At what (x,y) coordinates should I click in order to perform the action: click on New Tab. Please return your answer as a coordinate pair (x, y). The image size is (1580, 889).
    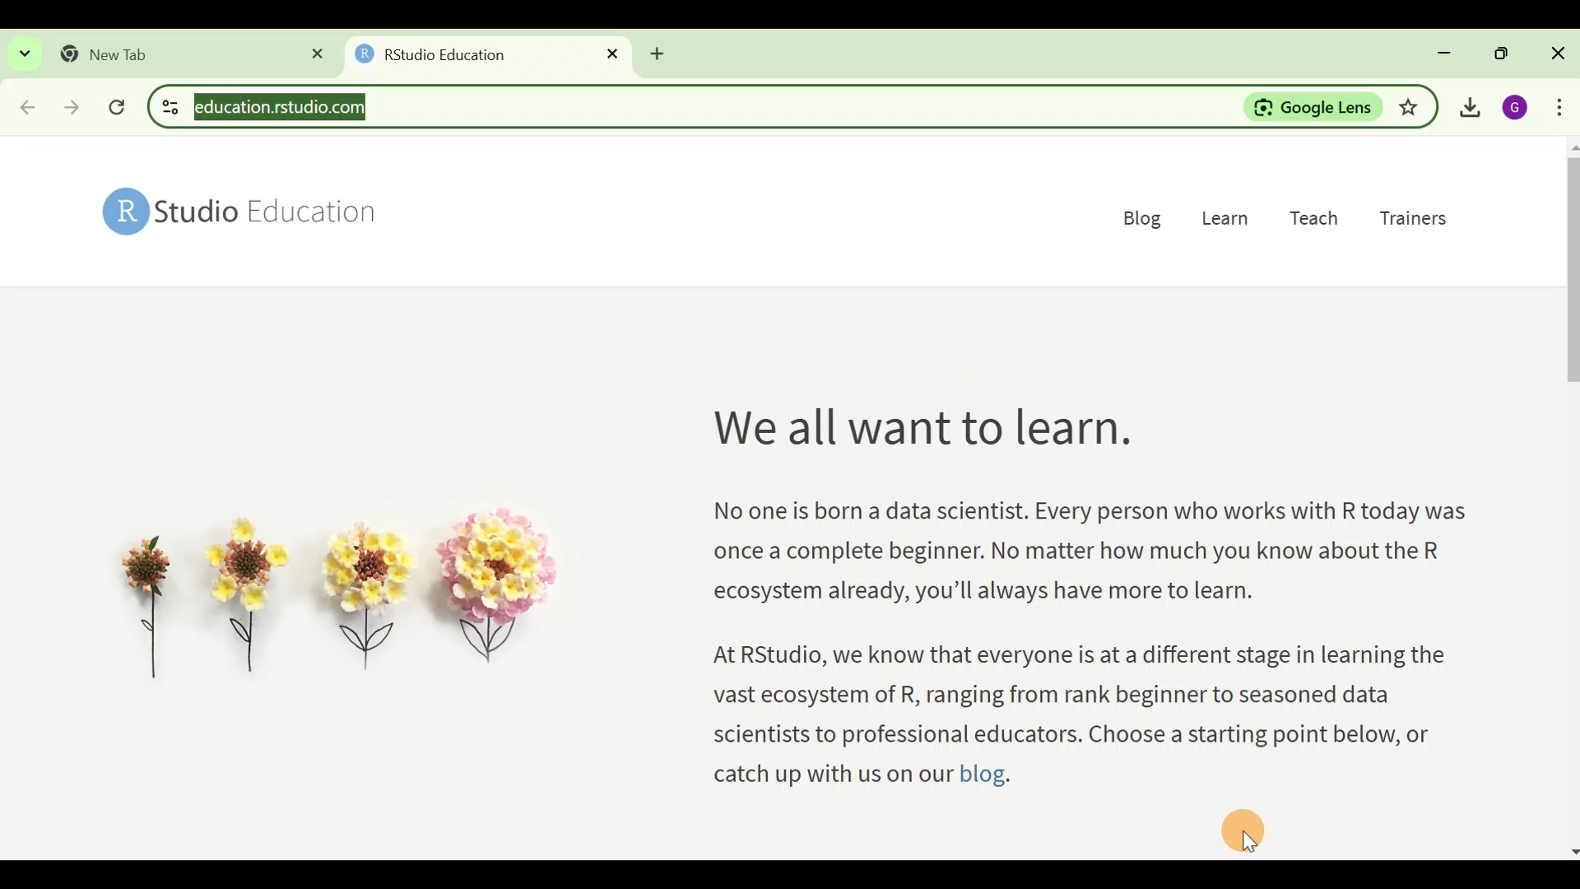
    Looking at the image, I should click on (109, 52).